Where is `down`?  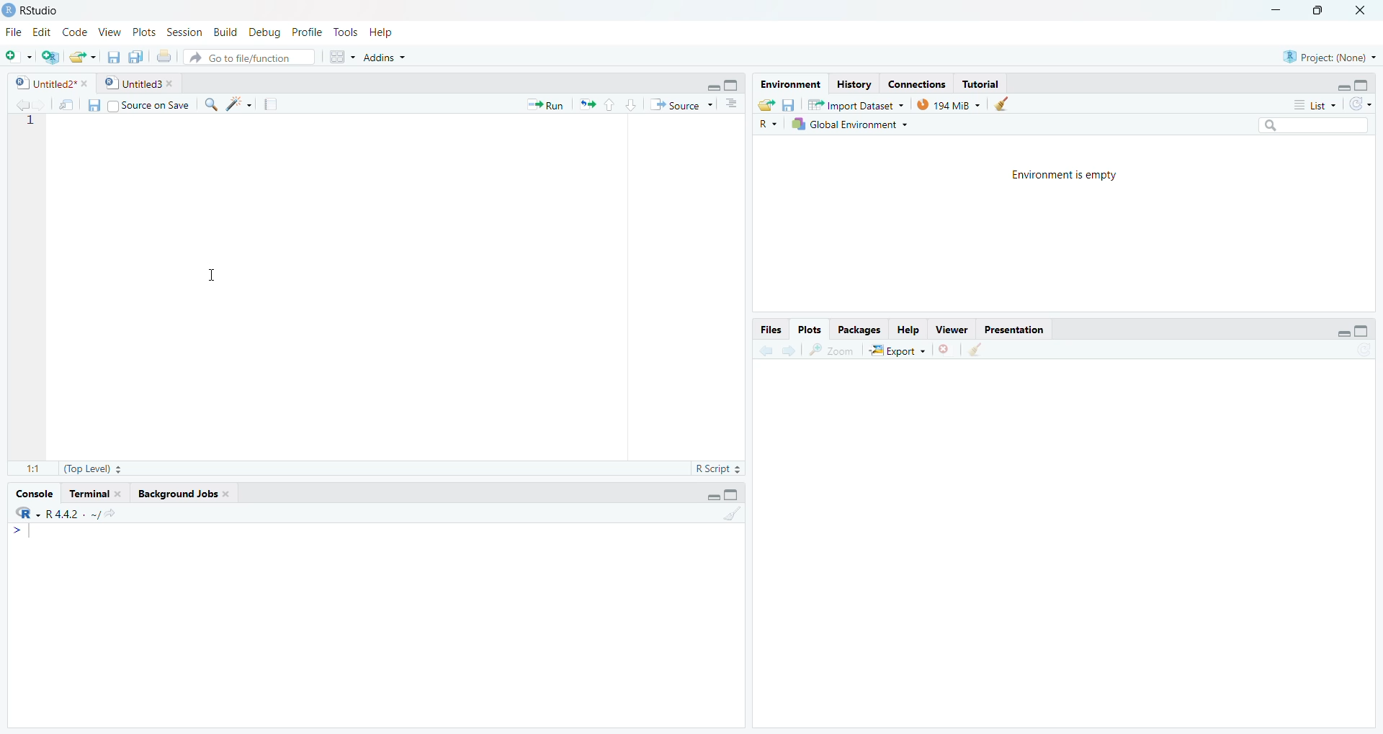
down is located at coordinates (632, 105).